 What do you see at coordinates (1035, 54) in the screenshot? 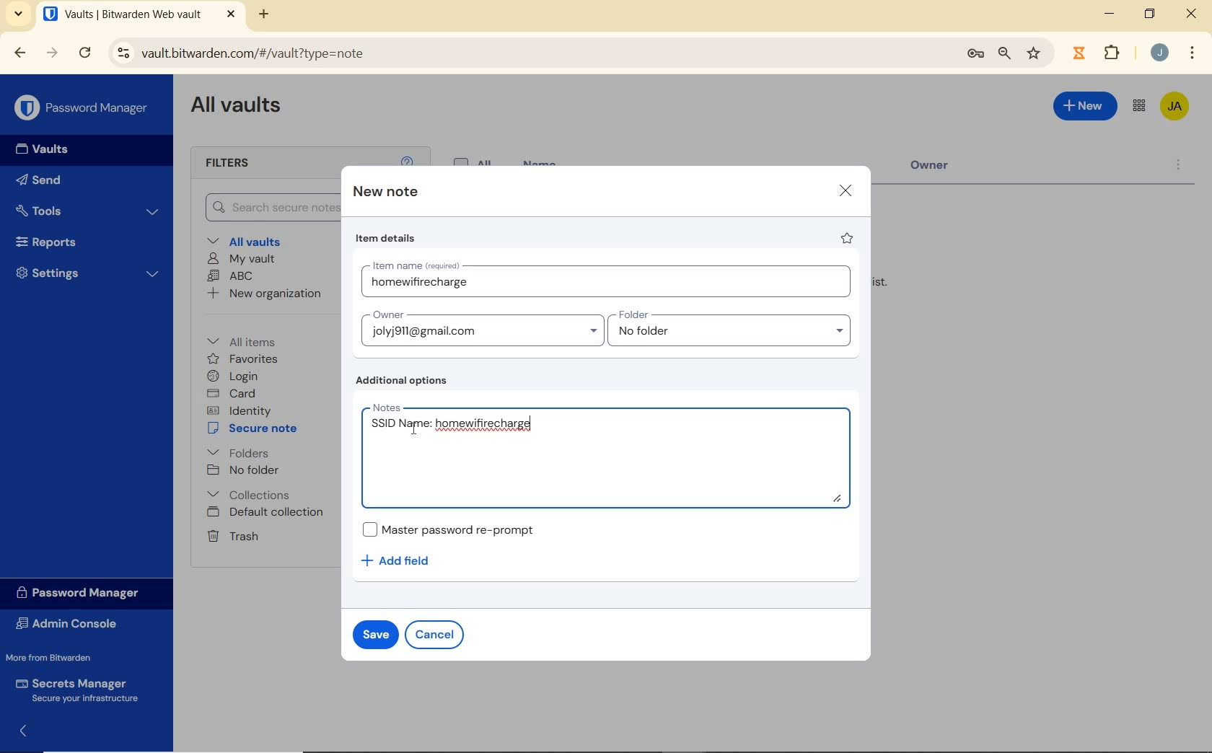
I see `bookmark` at bounding box center [1035, 54].